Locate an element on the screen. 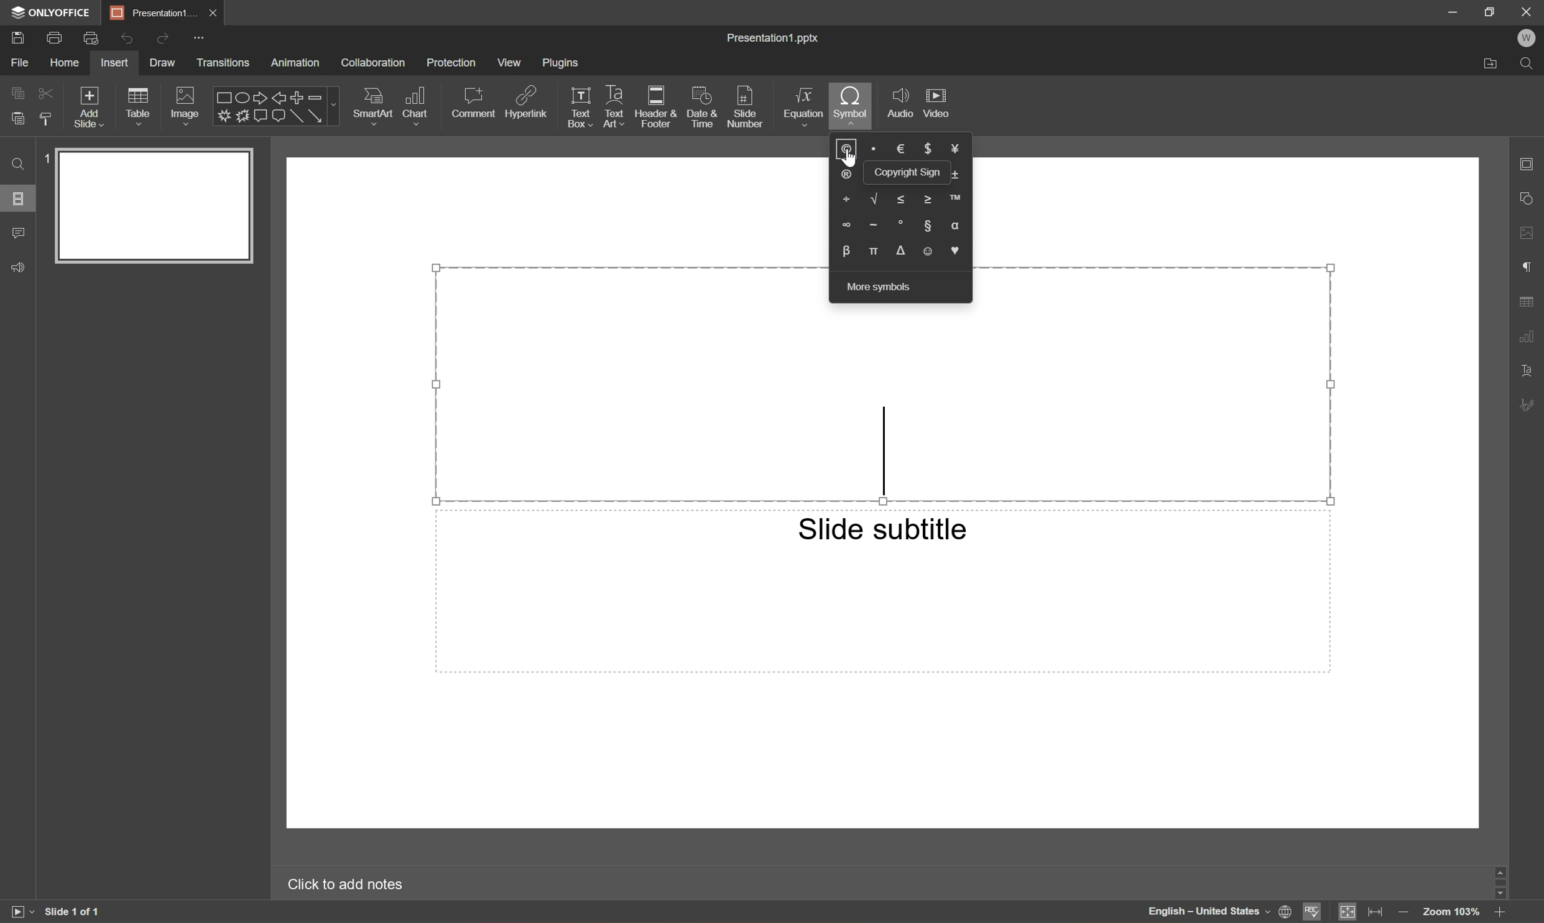 The image size is (1544, 923). Undo is located at coordinates (123, 40).